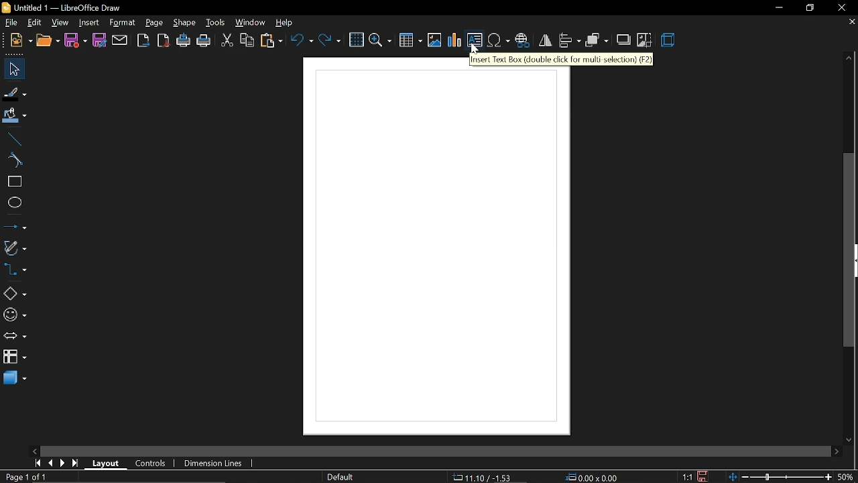 The height and width of the screenshot is (483, 858). What do you see at coordinates (251, 23) in the screenshot?
I see `window` at bounding box center [251, 23].